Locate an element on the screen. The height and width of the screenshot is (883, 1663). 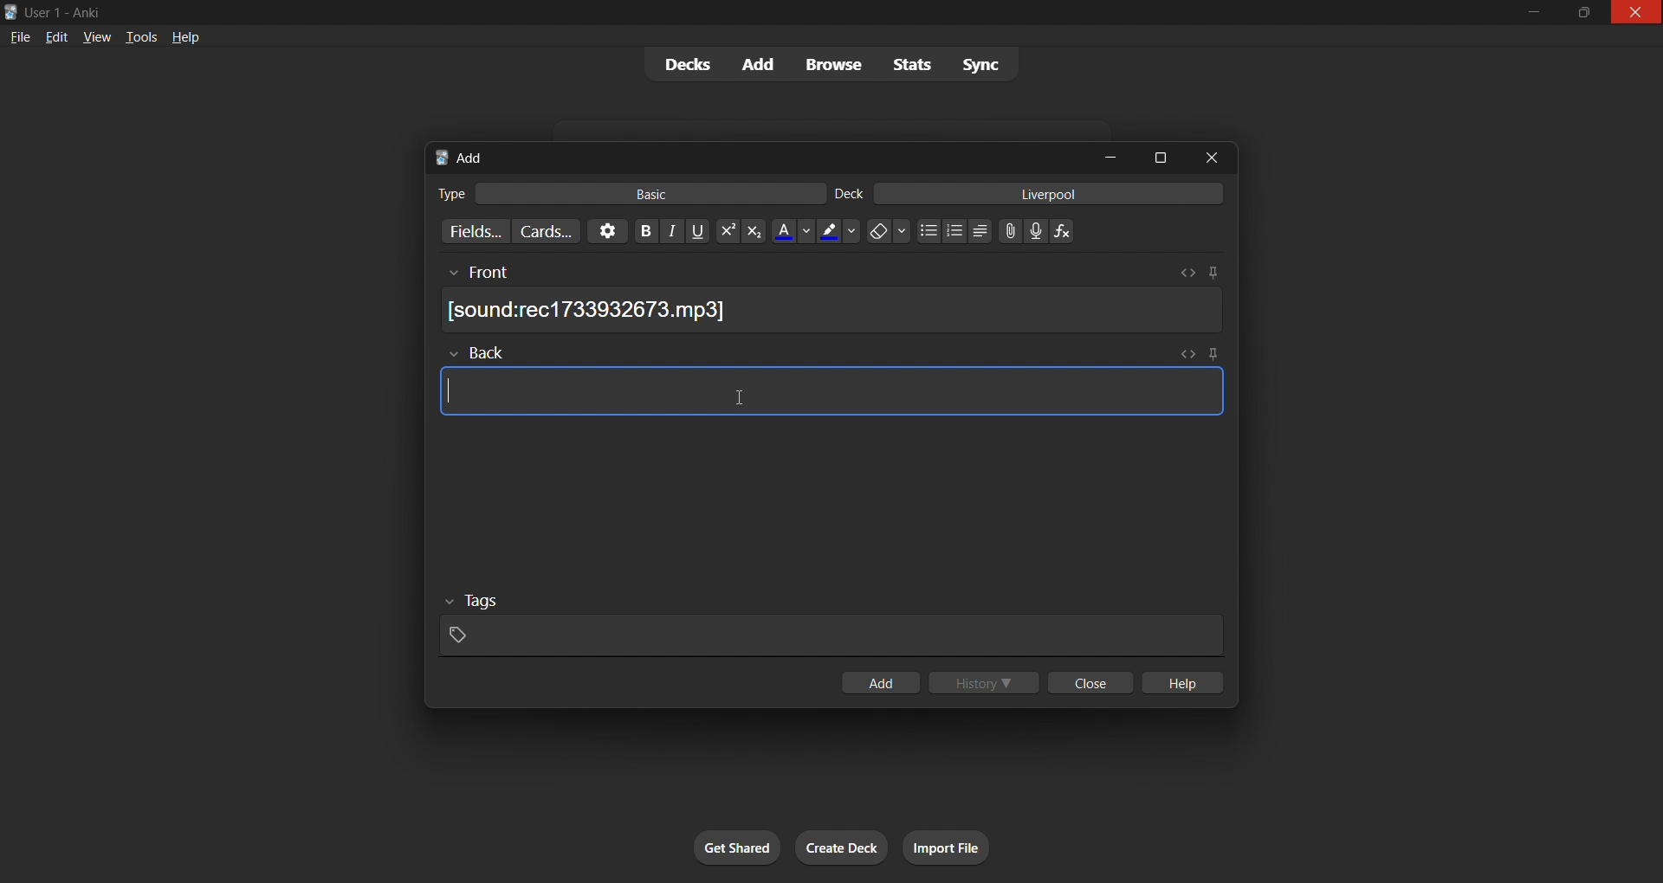
minimize is located at coordinates (1114, 157).